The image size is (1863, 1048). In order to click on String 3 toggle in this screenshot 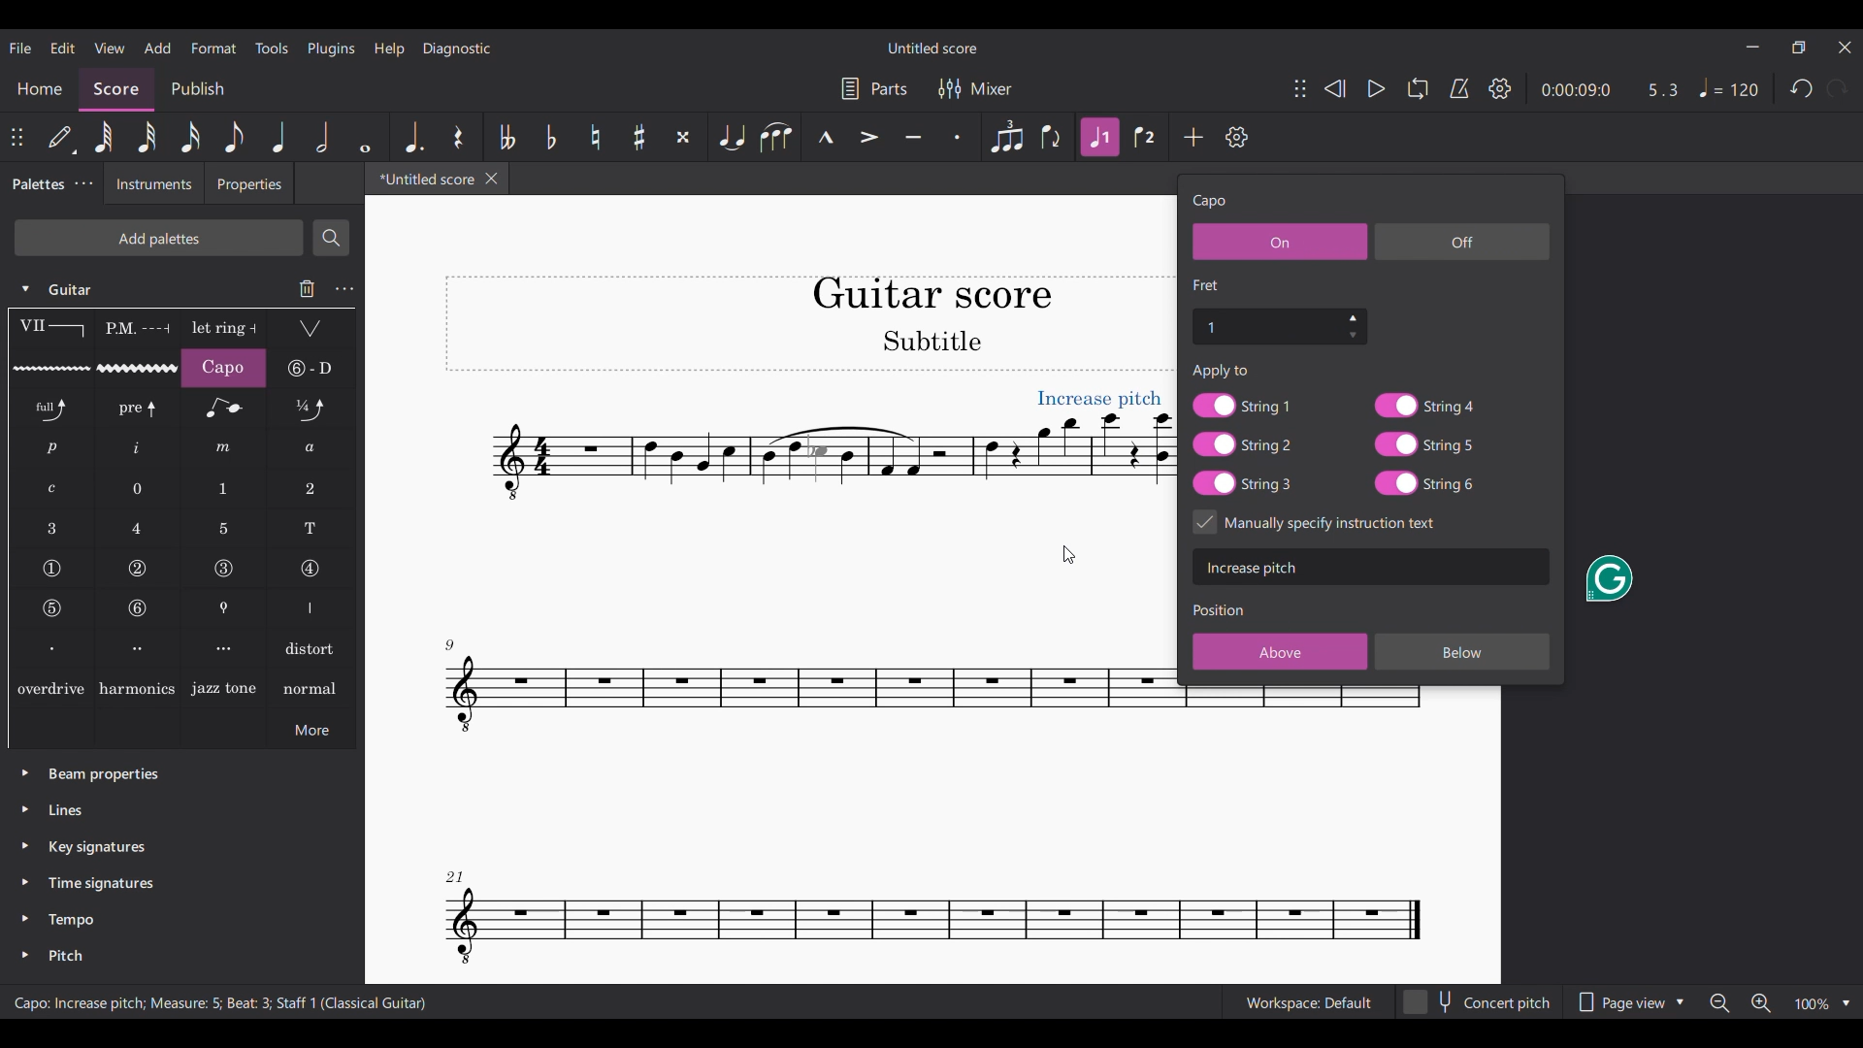, I will do `click(1245, 482)`.